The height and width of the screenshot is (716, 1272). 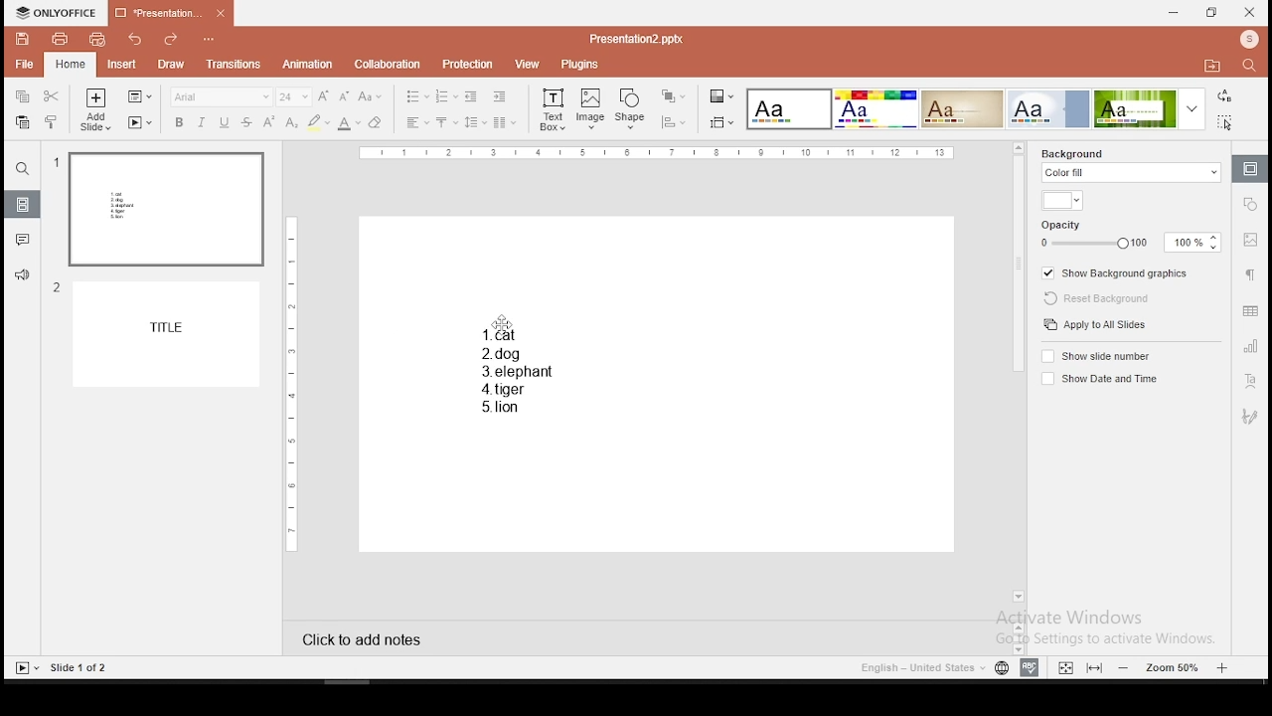 What do you see at coordinates (231, 66) in the screenshot?
I see `transitions` at bounding box center [231, 66].